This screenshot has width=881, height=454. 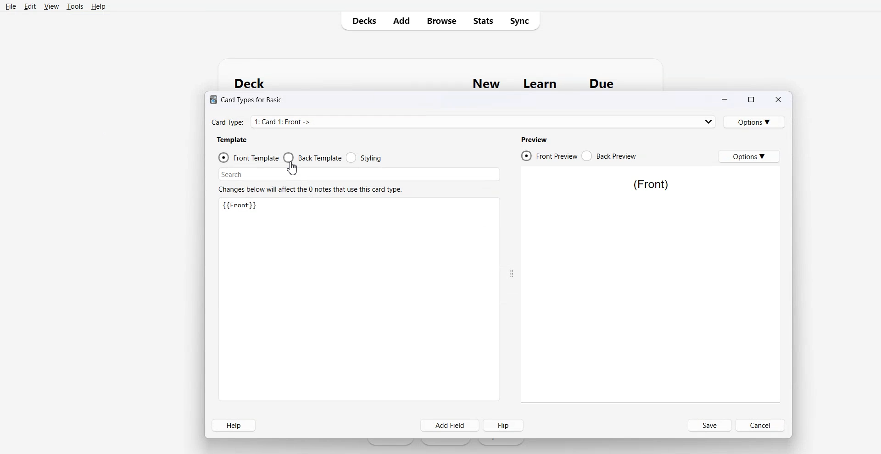 What do you see at coordinates (651, 184) in the screenshot?
I see `(Front)` at bounding box center [651, 184].